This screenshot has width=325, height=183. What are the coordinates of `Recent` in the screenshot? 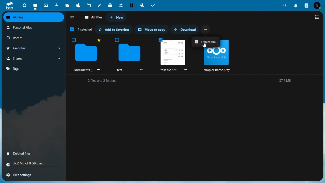 It's located at (33, 38).